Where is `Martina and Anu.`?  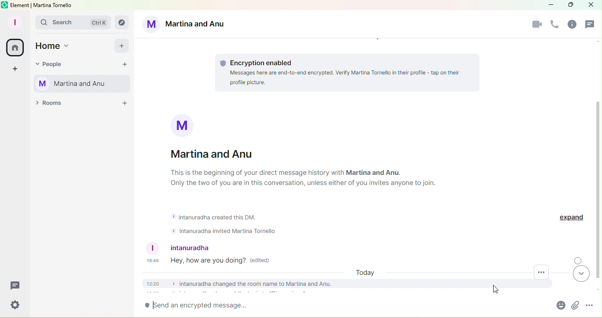
Martina and Anu. is located at coordinates (374, 173).